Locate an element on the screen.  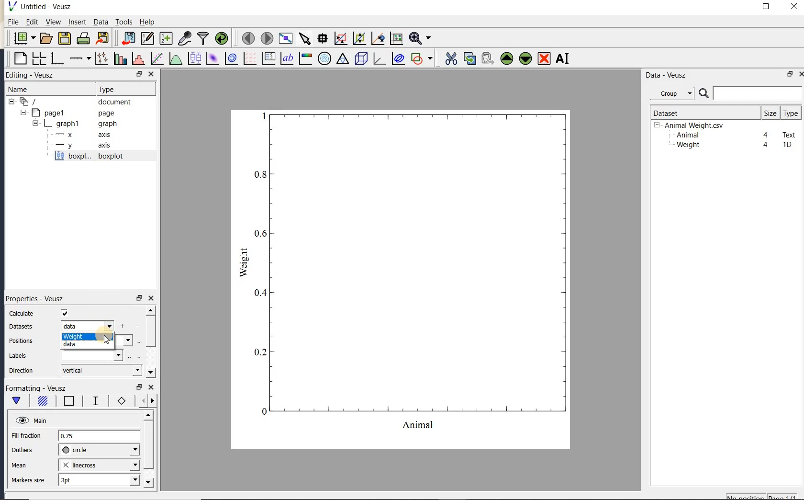
text label is located at coordinates (287, 59).